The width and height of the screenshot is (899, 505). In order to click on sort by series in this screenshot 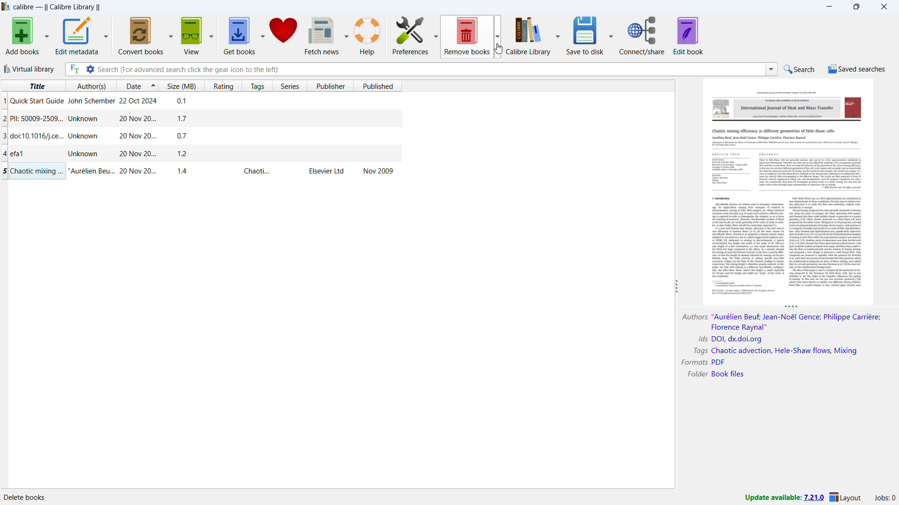, I will do `click(290, 86)`.